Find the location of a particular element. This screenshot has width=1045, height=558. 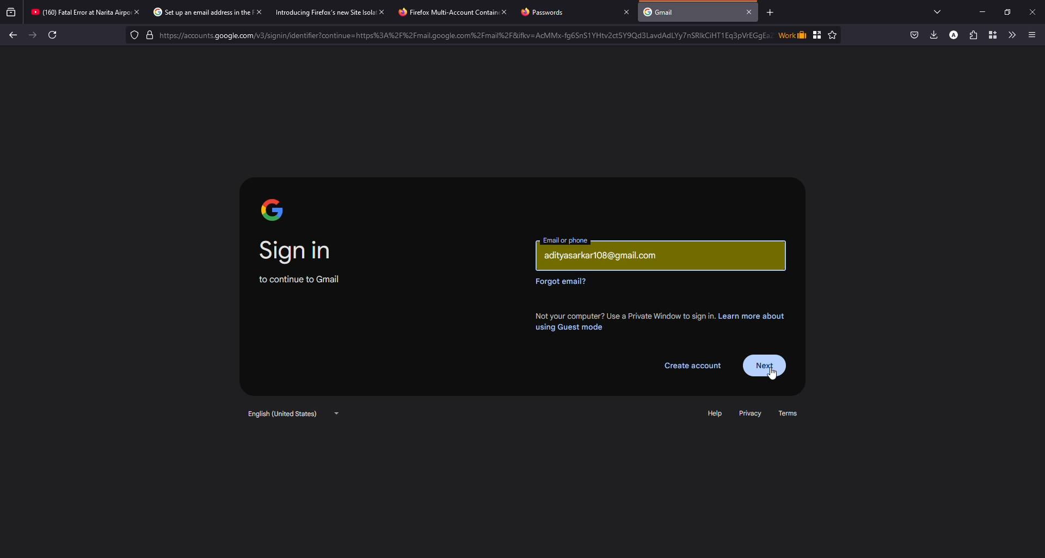

google is located at coordinates (273, 209).